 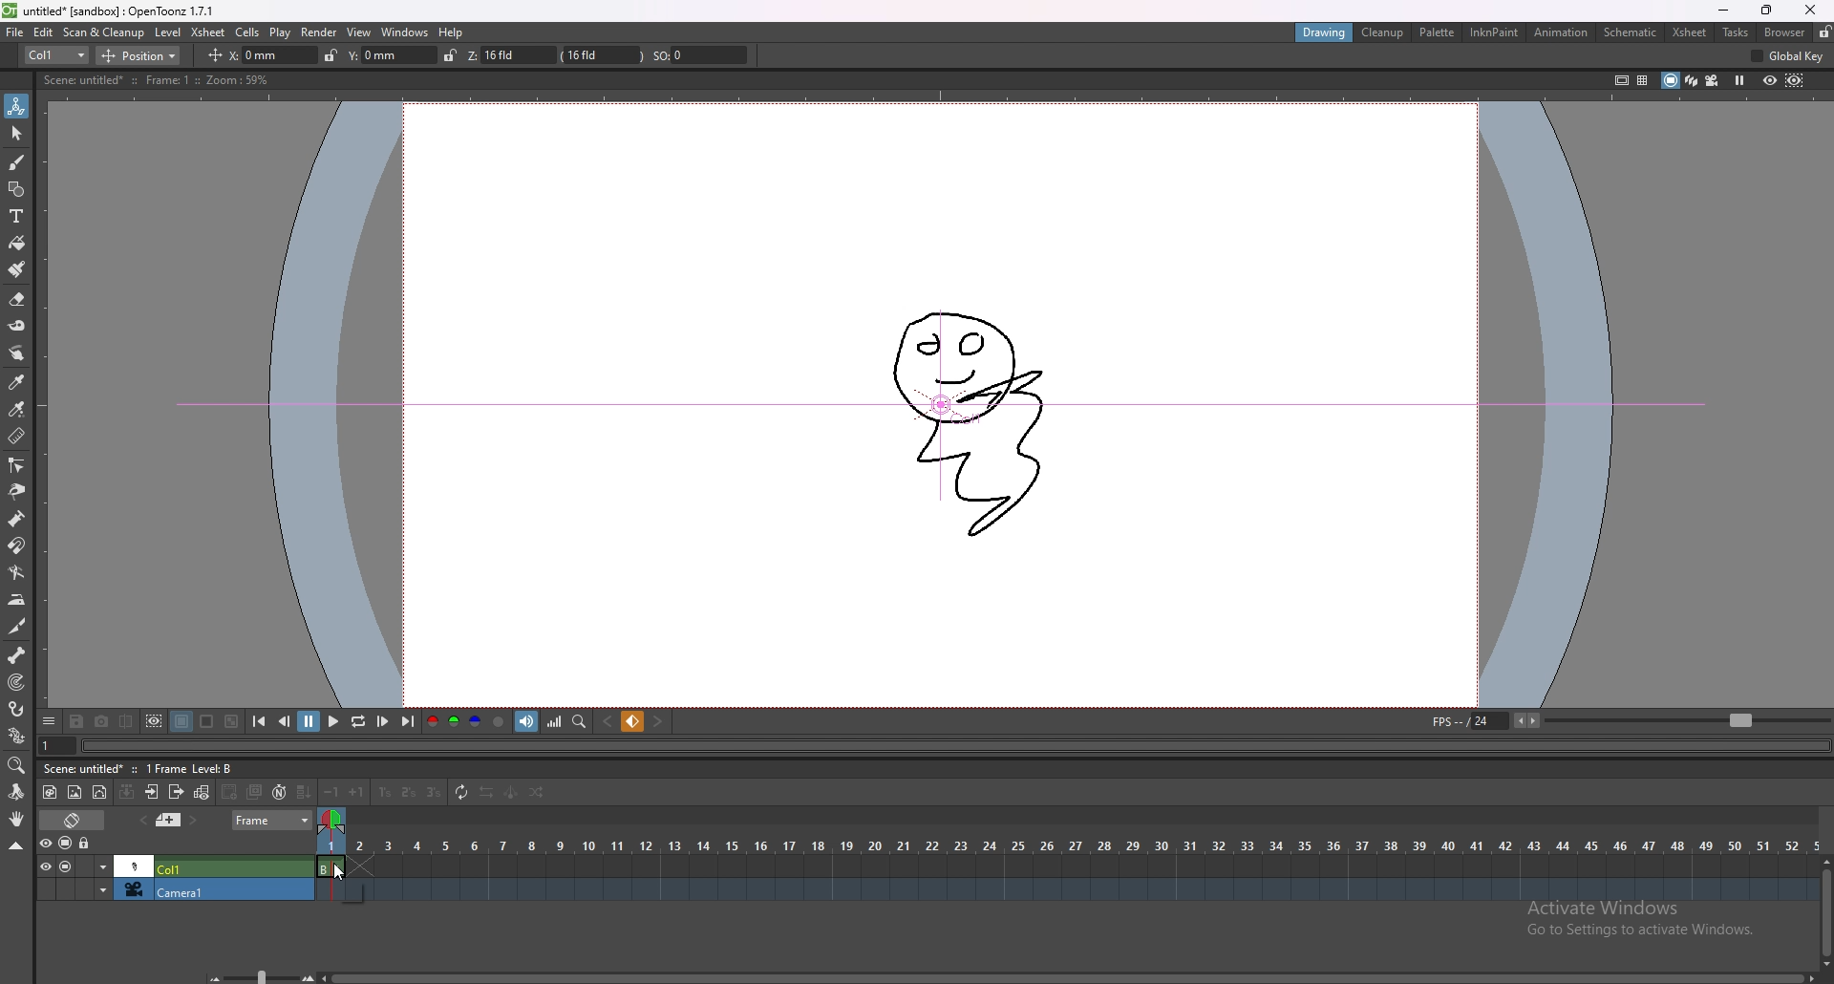 I want to click on white background, so click(x=206, y=721).